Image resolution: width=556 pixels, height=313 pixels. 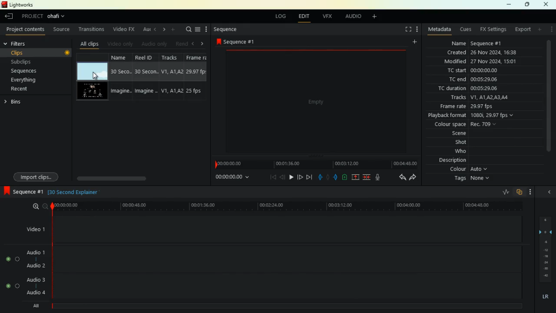 What do you see at coordinates (199, 77) in the screenshot?
I see `fps` at bounding box center [199, 77].